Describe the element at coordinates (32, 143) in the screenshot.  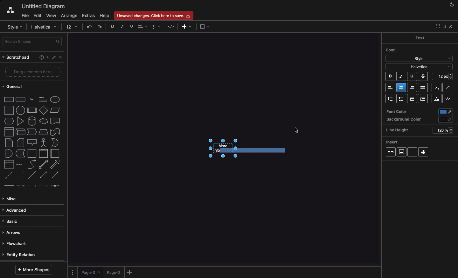
I see `callout` at that location.